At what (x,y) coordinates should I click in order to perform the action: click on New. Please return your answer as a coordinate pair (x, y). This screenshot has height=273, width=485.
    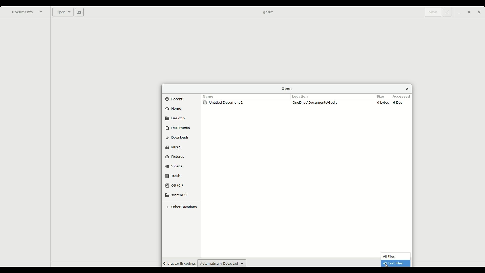
    Looking at the image, I should click on (78, 12).